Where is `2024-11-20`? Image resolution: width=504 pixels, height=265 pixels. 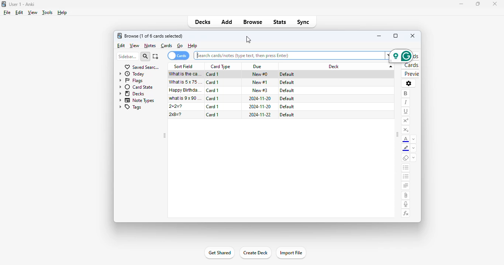
2024-11-20 is located at coordinates (260, 98).